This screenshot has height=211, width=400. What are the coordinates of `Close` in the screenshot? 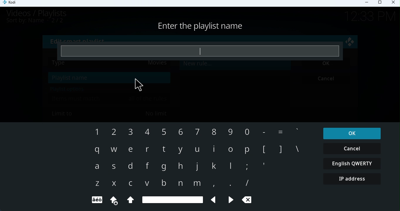 It's located at (394, 4).